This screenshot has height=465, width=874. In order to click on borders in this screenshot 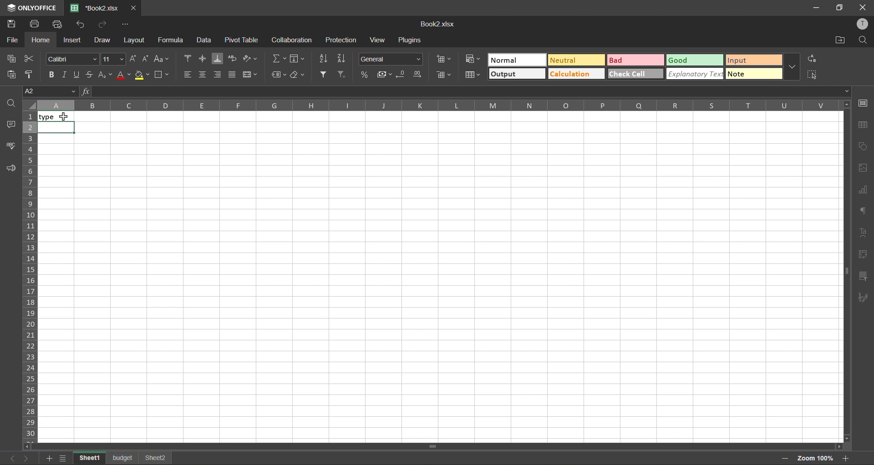, I will do `click(163, 75)`.